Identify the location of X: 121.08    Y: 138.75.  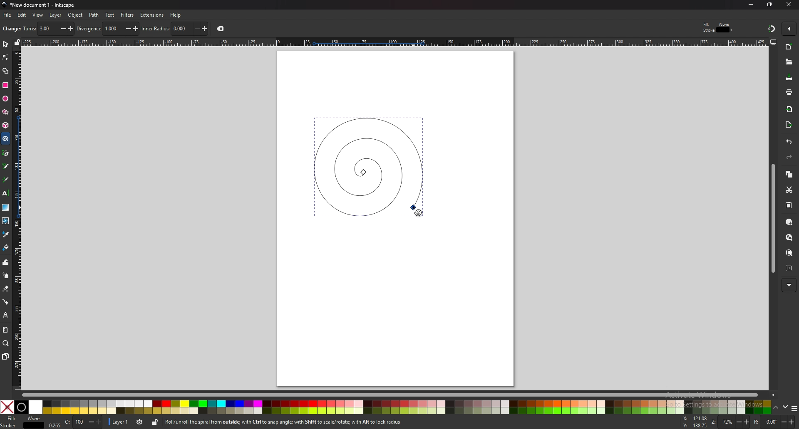
(695, 422).